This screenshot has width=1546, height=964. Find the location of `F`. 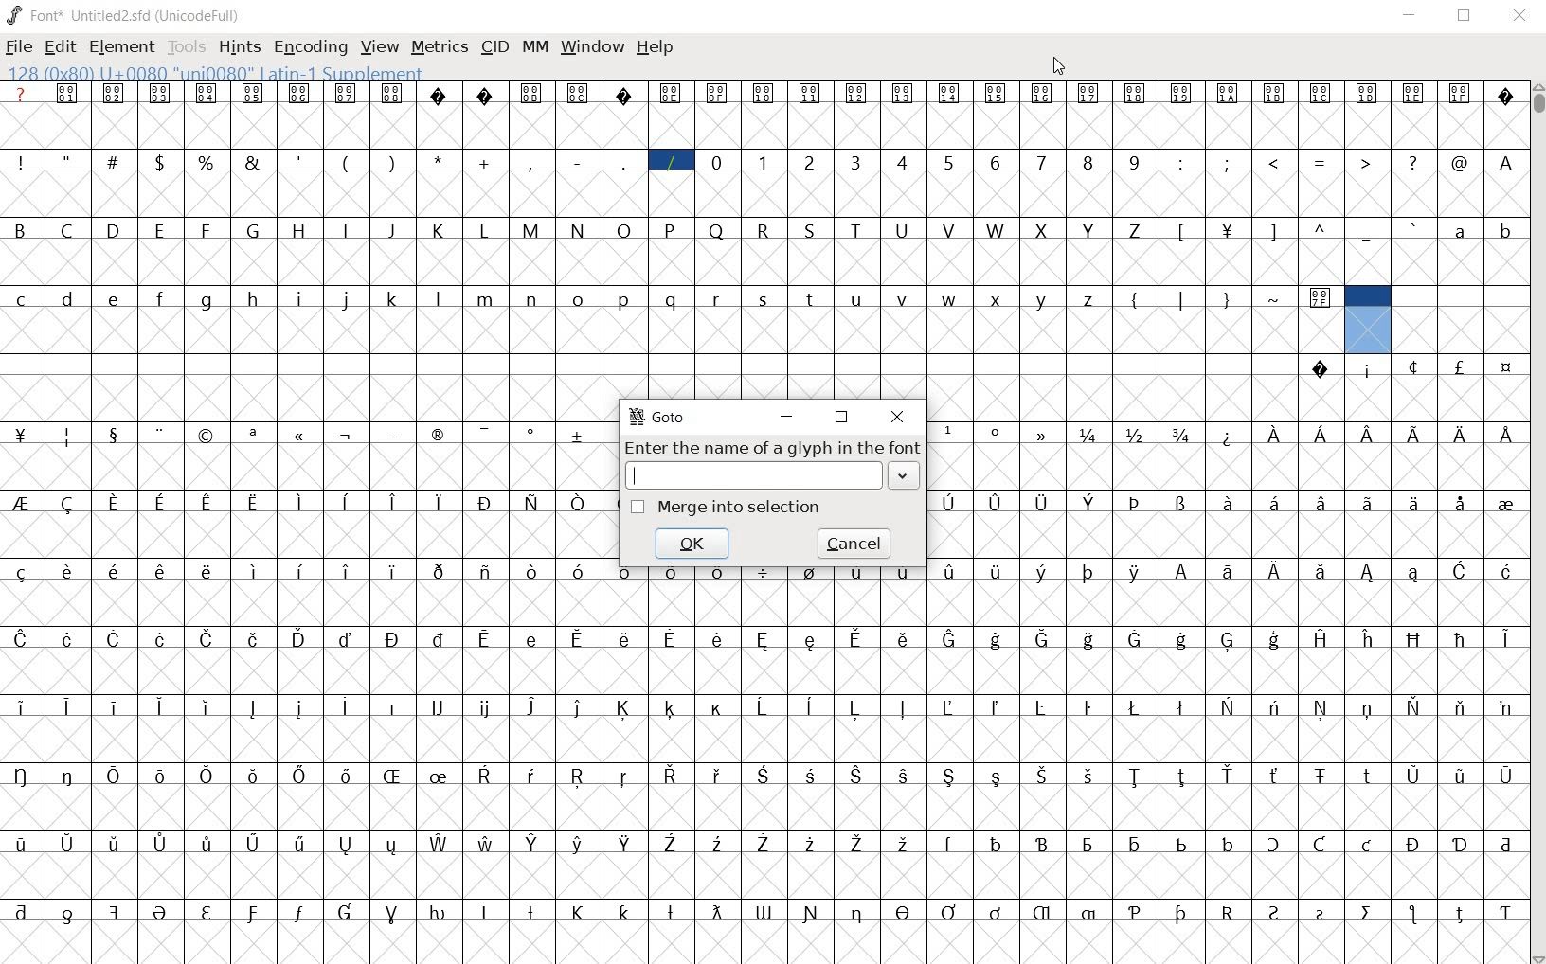

F is located at coordinates (208, 229).